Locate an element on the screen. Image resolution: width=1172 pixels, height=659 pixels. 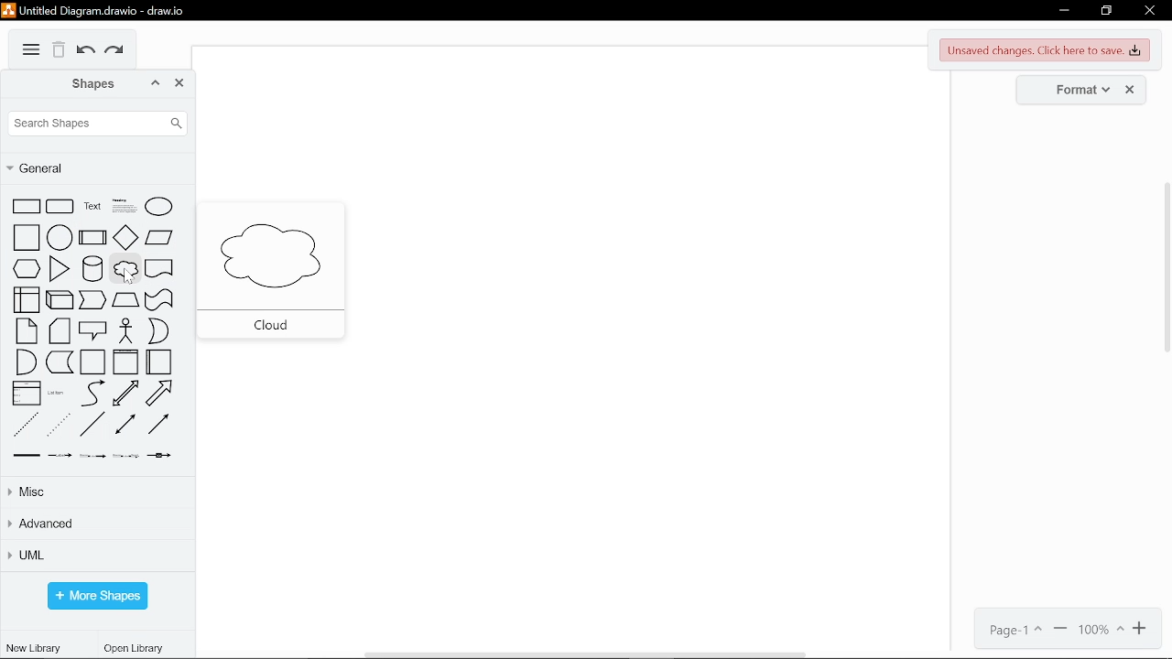
document is located at coordinates (159, 270).